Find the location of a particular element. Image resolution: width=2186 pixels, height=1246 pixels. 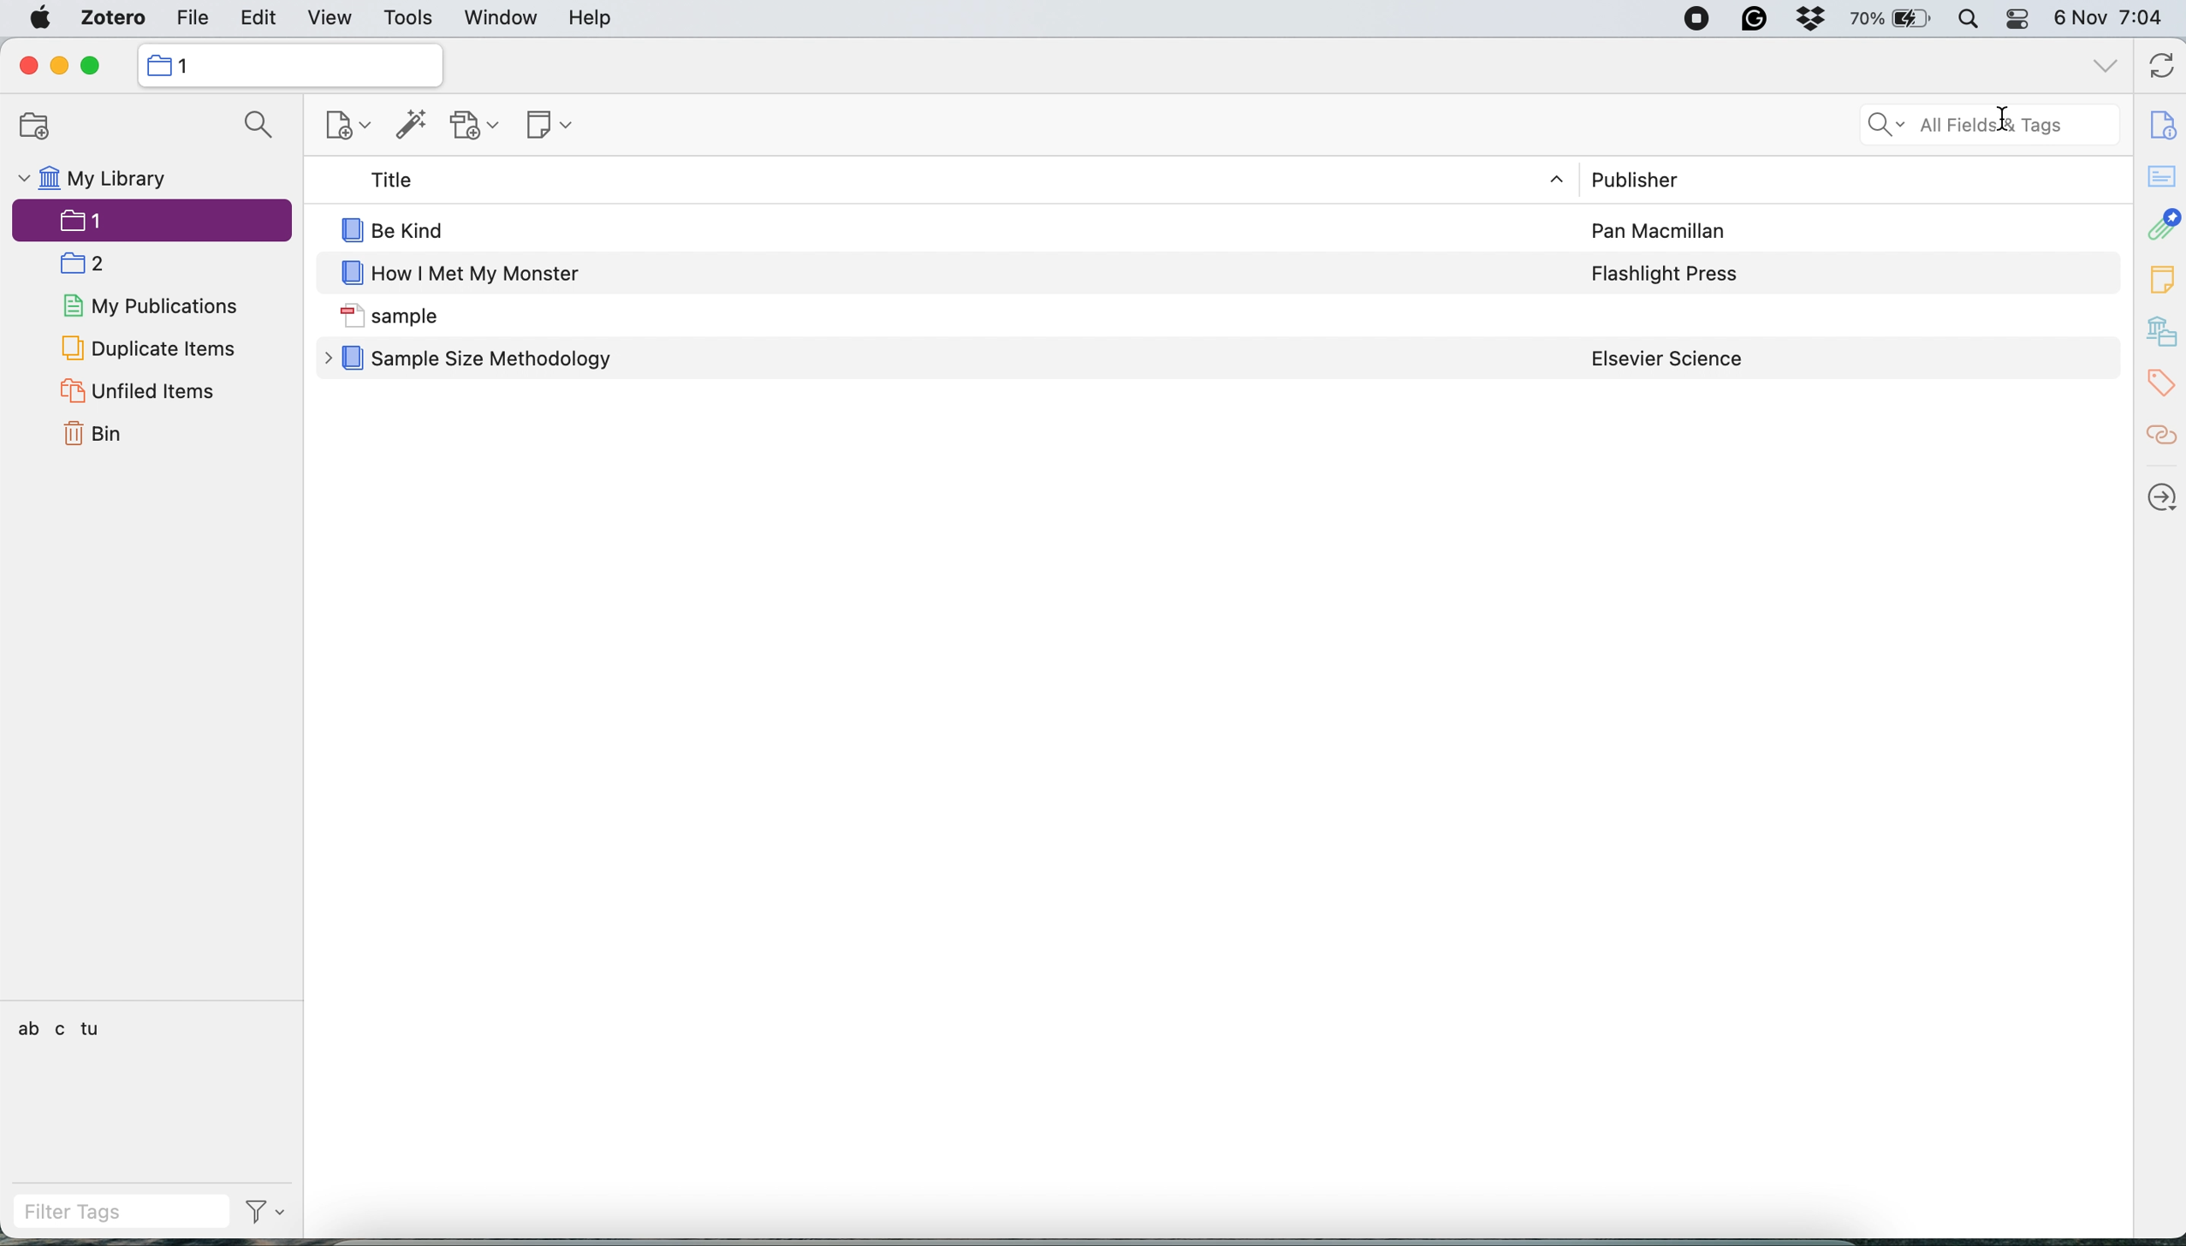

unfiled items is located at coordinates (140, 390).